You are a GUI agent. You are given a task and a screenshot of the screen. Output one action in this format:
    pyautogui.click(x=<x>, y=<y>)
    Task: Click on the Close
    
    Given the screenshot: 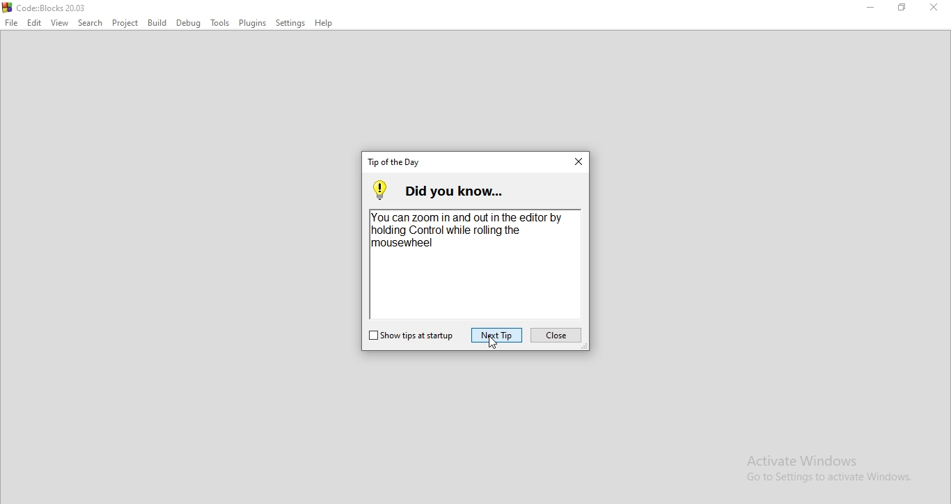 What is the action you would take?
    pyautogui.click(x=934, y=7)
    